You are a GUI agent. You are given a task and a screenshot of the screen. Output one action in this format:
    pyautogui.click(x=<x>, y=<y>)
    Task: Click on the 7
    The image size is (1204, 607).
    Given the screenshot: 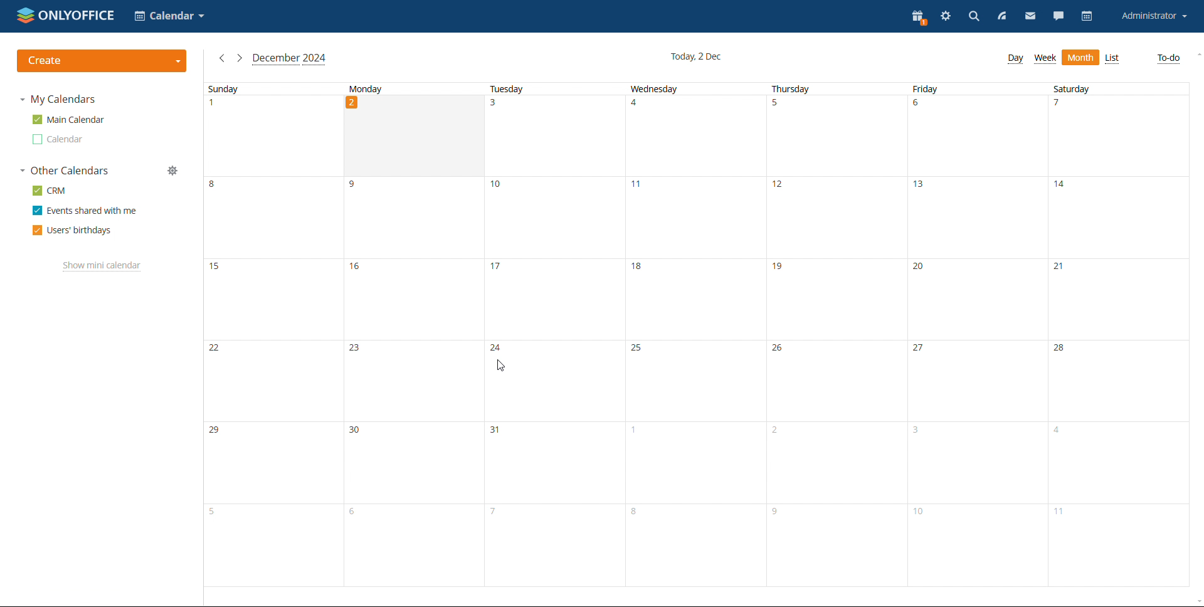 What is the action you would take?
    pyautogui.click(x=1063, y=106)
    